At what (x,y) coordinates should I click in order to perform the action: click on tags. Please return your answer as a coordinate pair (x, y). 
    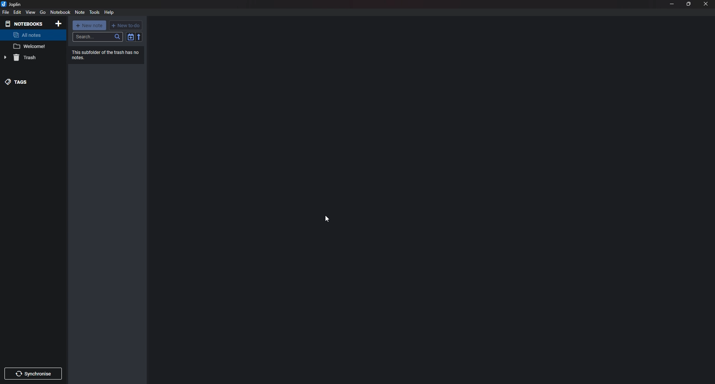
    Looking at the image, I should click on (23, 81).